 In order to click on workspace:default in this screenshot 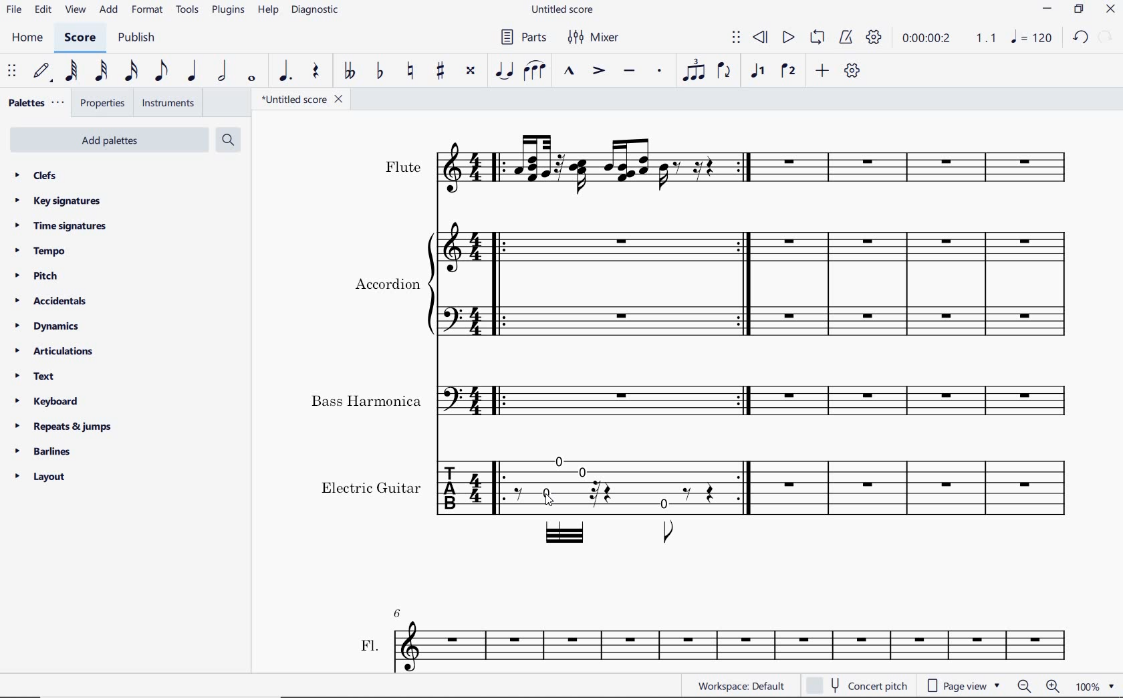, I will do `click(741, 687)`.